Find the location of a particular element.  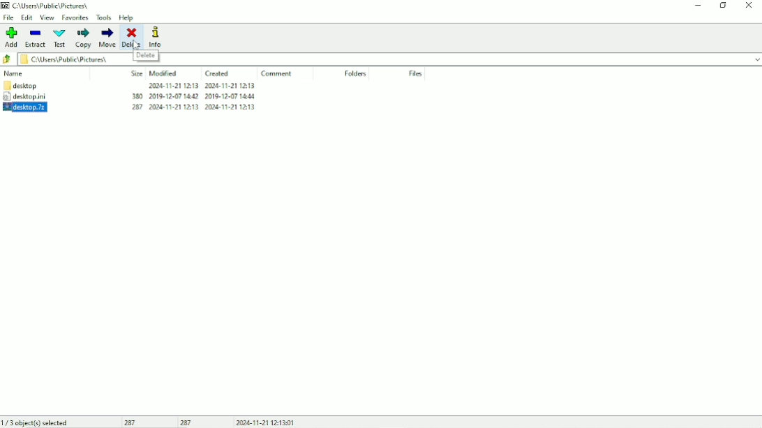

Extract is located at coordinates (36, 38).